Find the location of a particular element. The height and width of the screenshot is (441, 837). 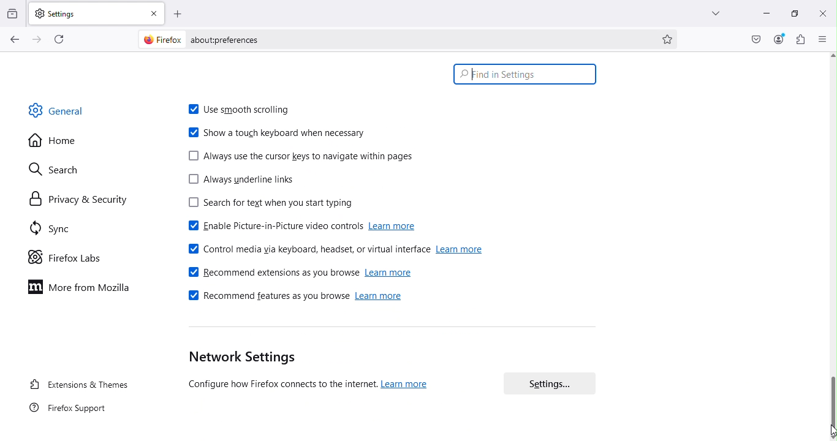

Maximize tab is located at coordinates (792, 12).